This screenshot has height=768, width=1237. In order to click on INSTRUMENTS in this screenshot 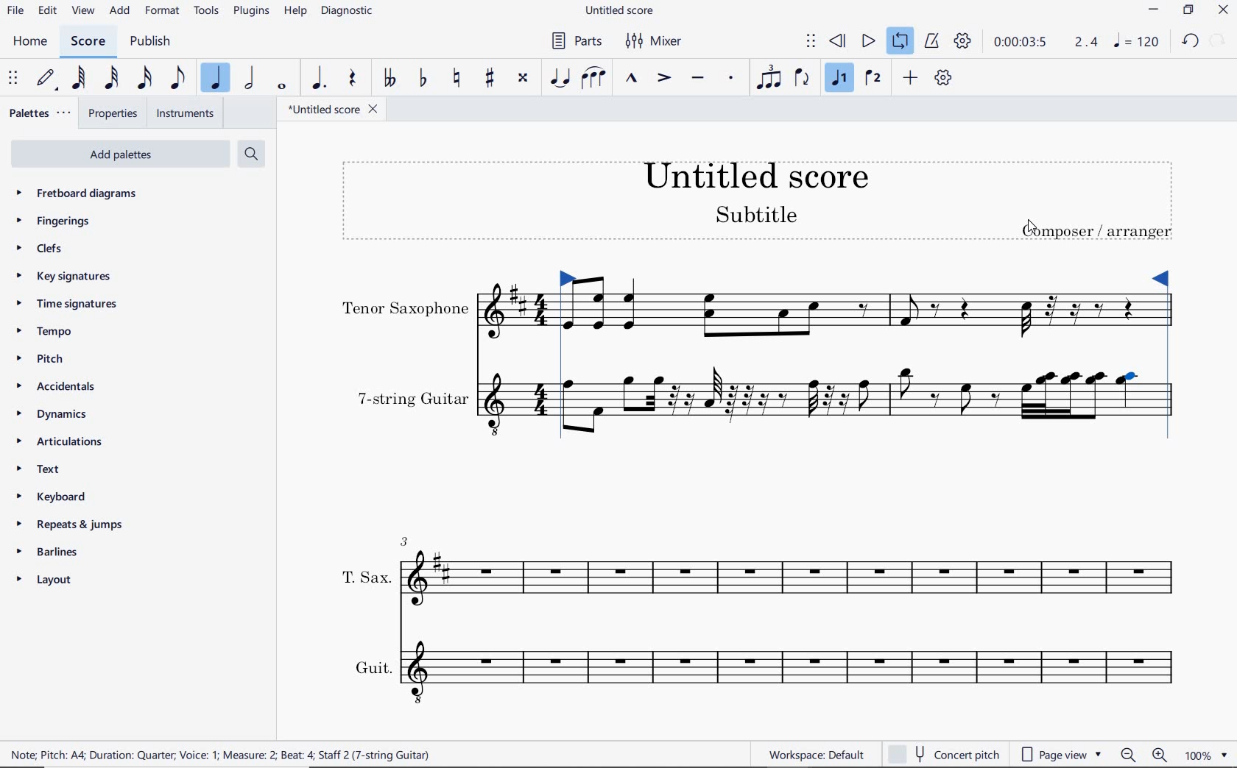, I will do `click(188, 115)`.